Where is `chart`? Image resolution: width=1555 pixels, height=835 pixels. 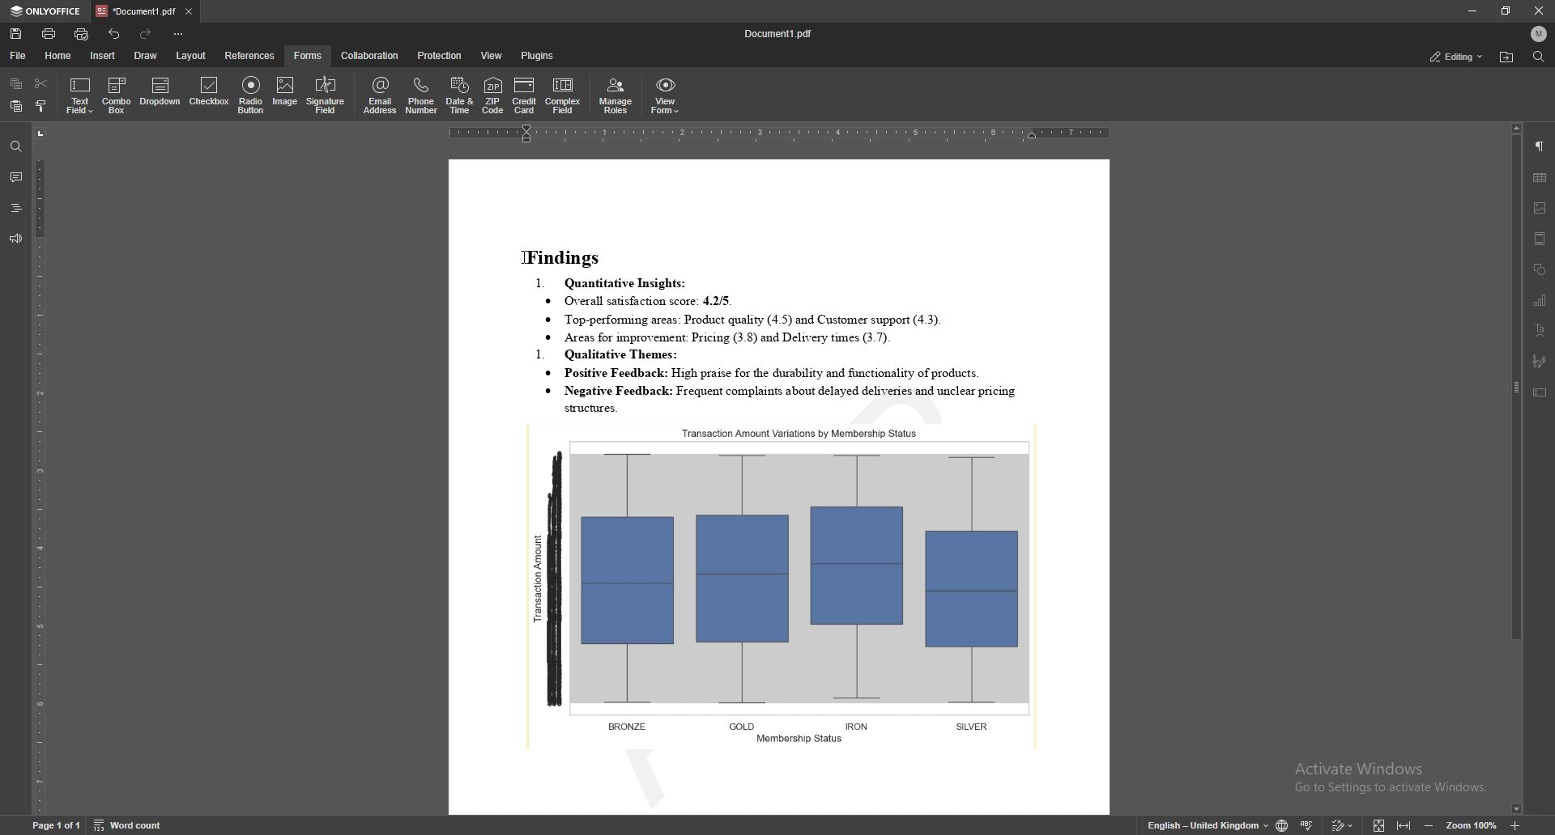
chart is located at coordinates (1540, 300).